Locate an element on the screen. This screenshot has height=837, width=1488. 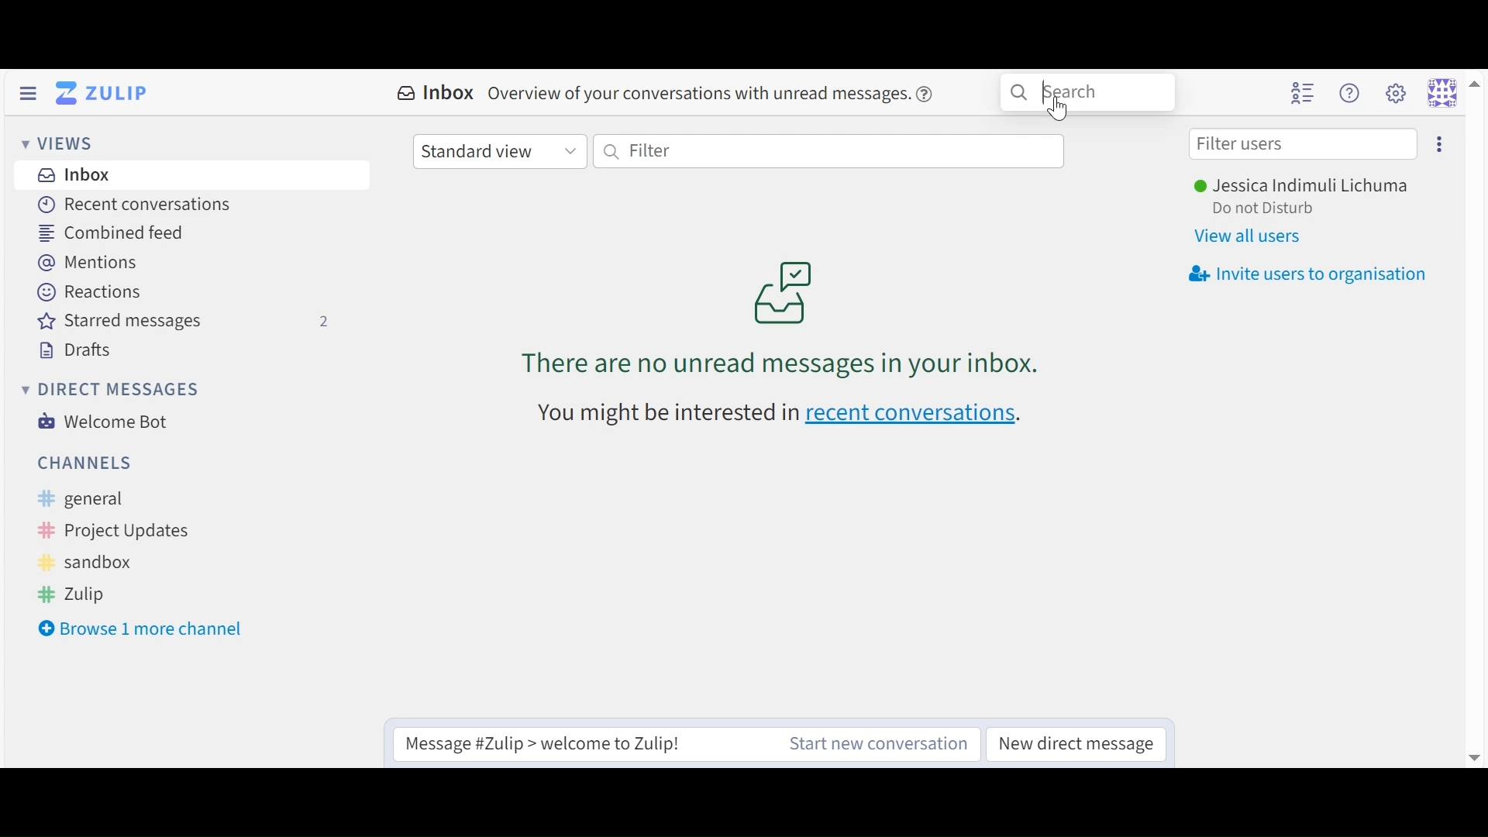
Hide Sidebar is located at coordinates (26, 93).